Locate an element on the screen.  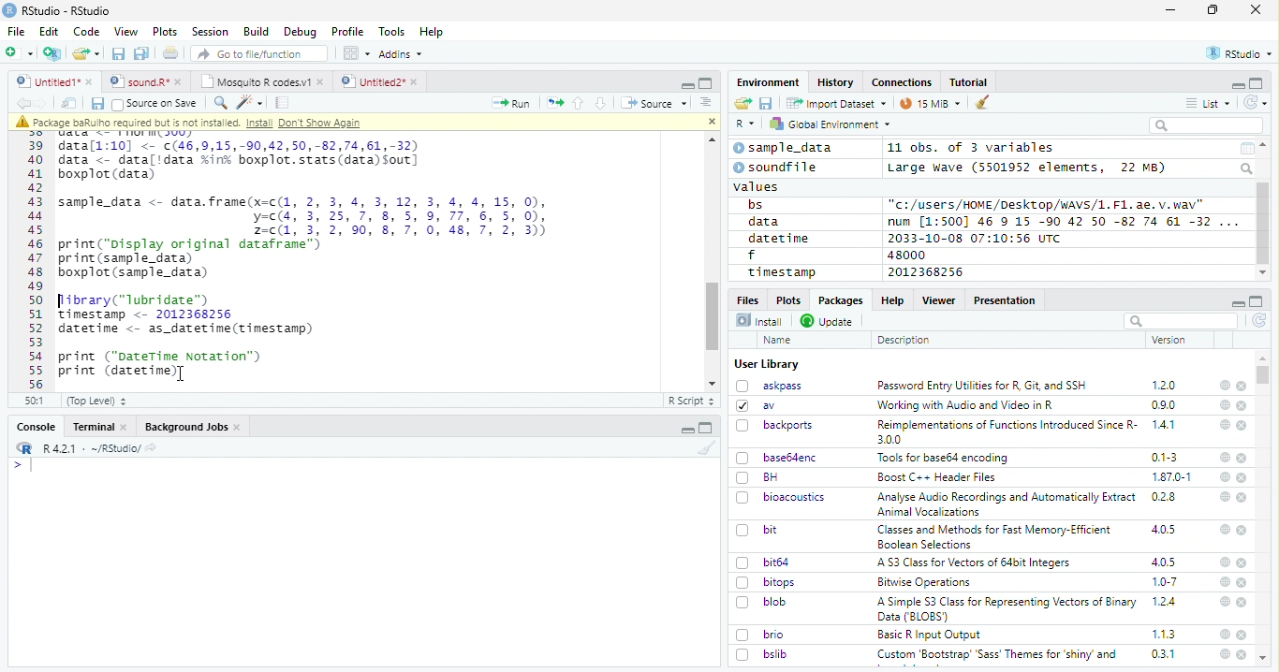
(Classes and Methods for Fast Memory-Efficient
Boolean Selections is located at coordinates (996, 536).